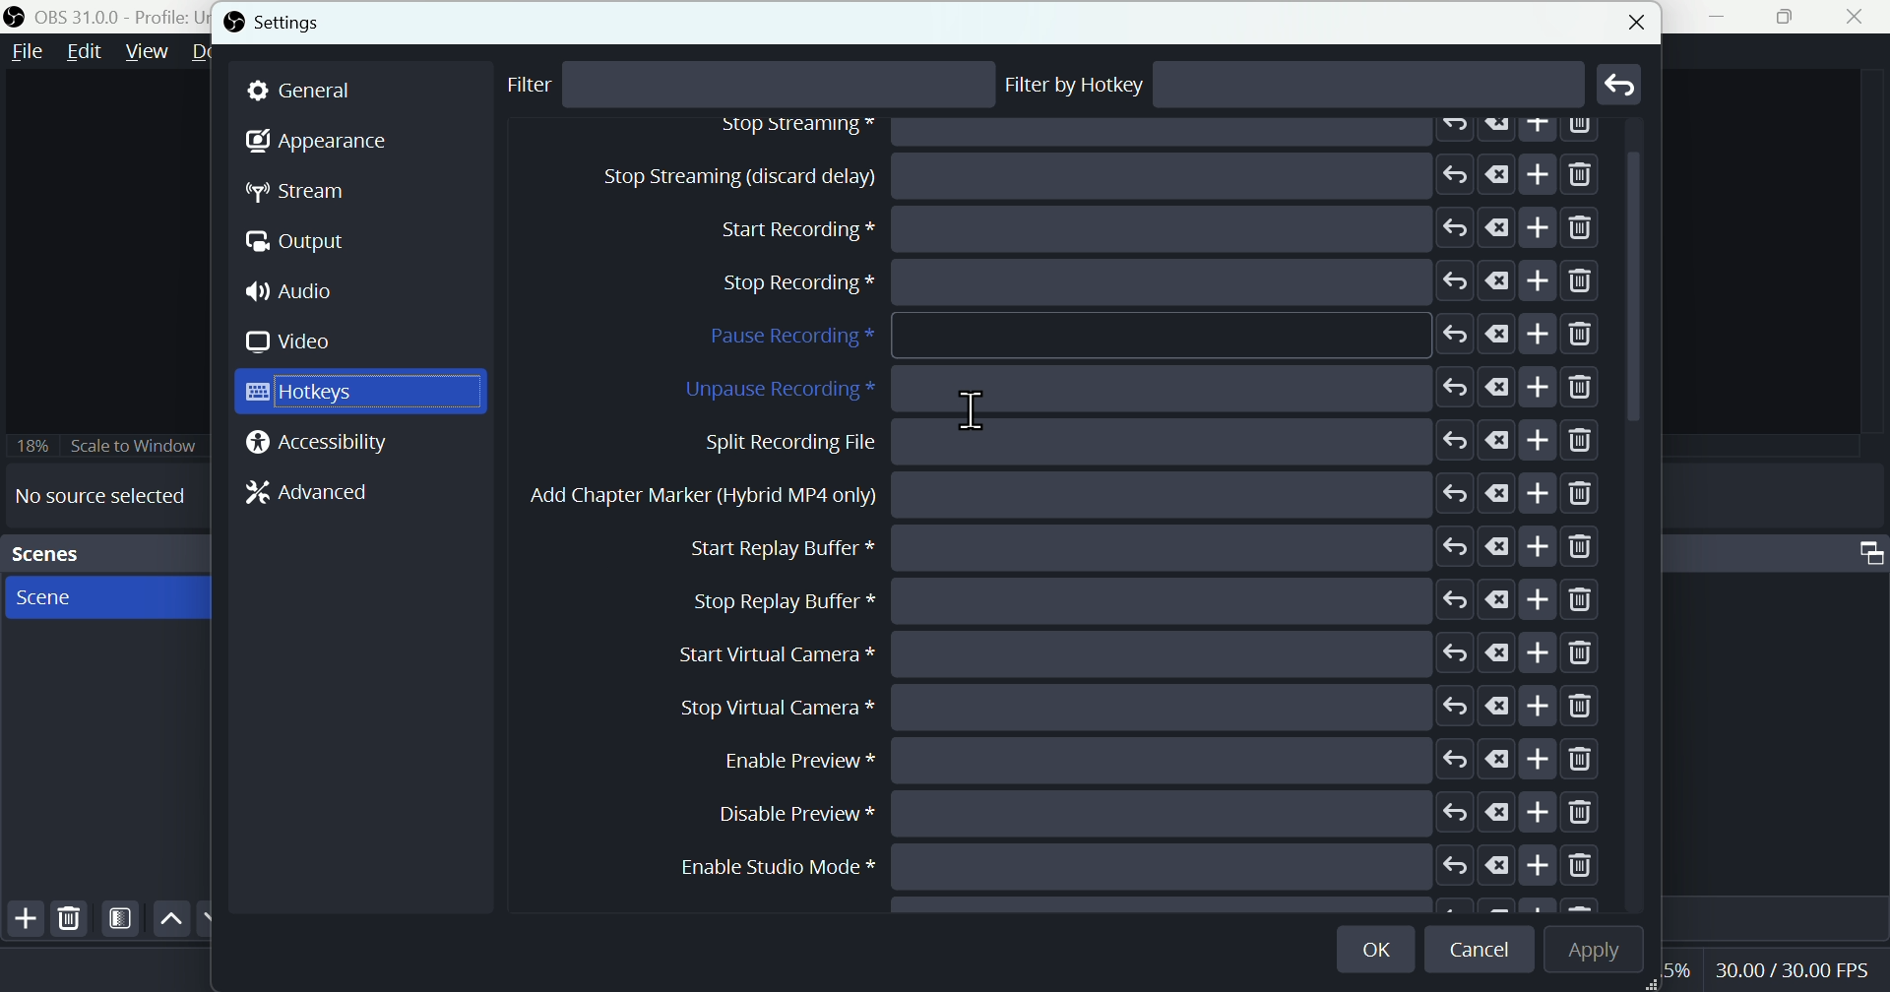  What do you see at coordinates (121, 919) in the screenshot?
I see `Filter` at bounding box center [121, 919].